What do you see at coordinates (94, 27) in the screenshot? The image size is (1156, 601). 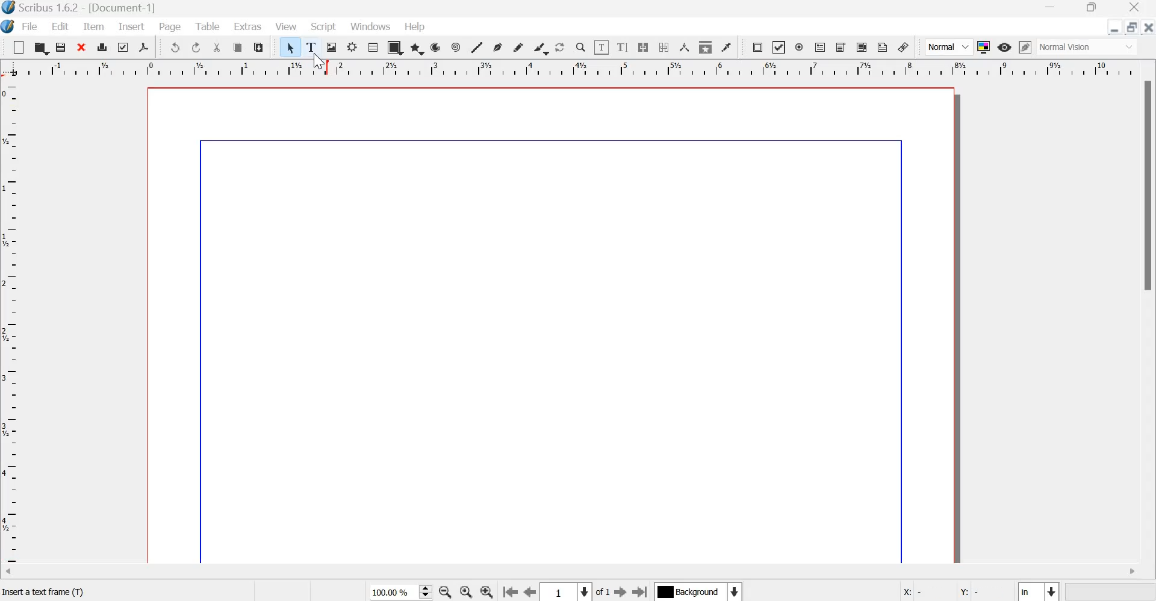 I see `Item` at bounding box center [94, 27].